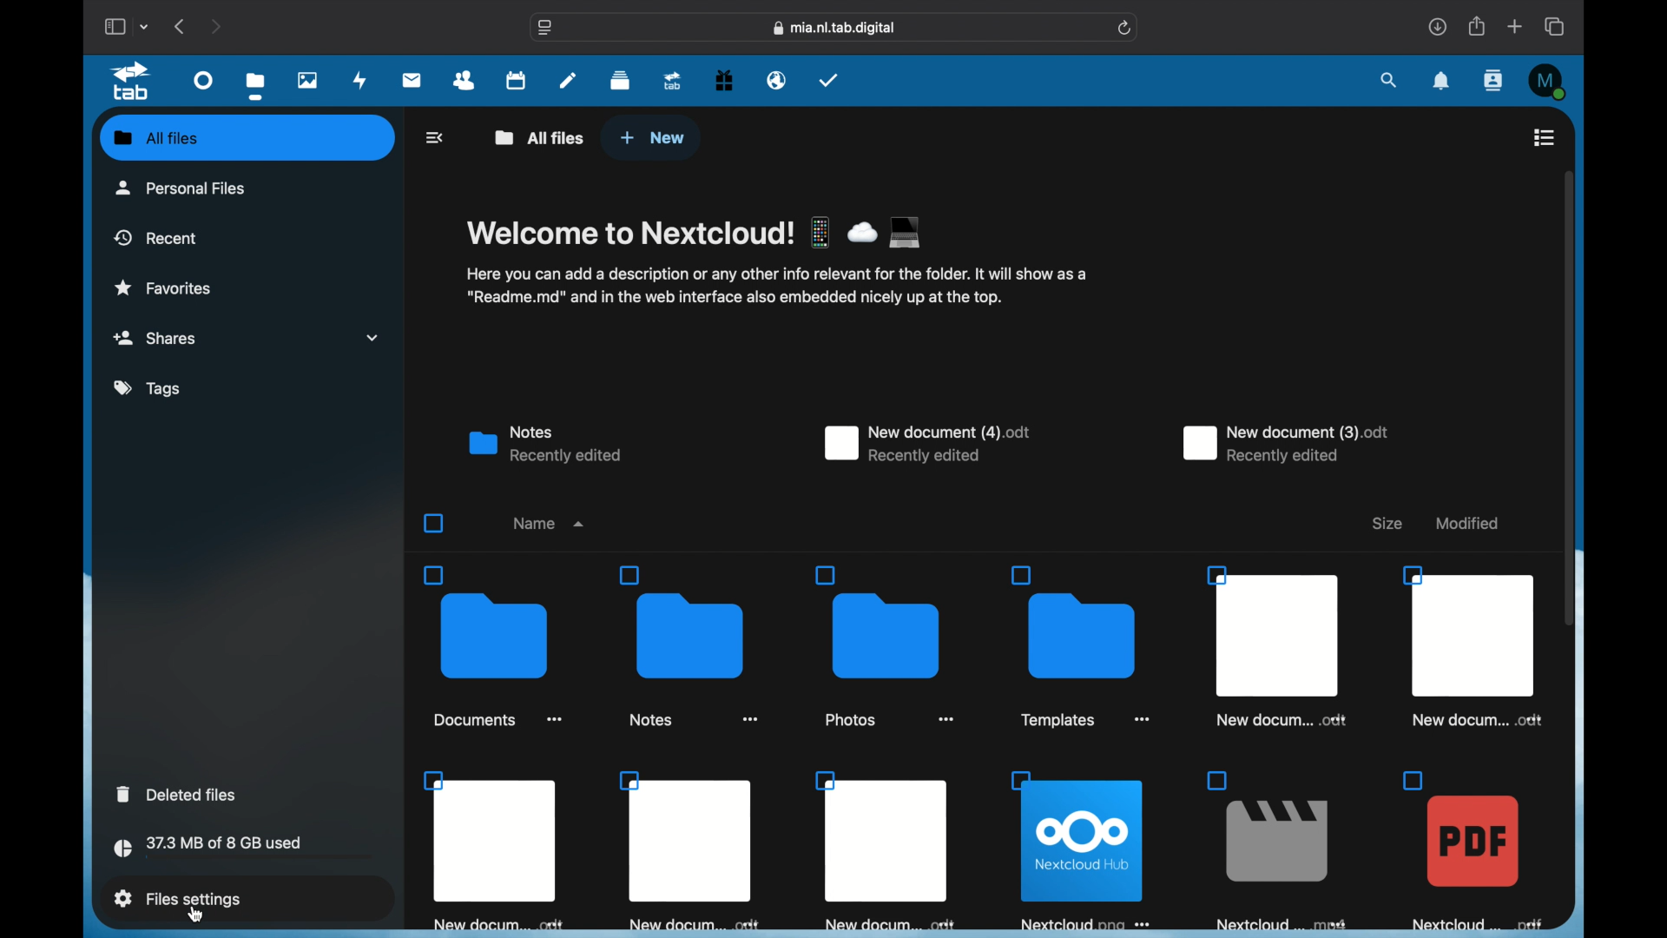 The height and width of the screenshot is (938, 1667). Describe the element at coordinates (543, 445) in the screenshot. I see `notes` at that location.